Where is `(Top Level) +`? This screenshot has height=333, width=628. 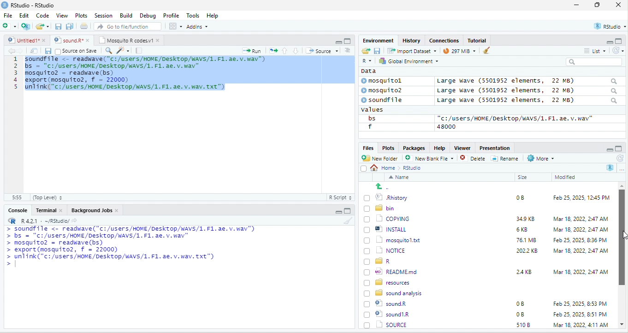
(Top Level) + is located at coordinates (47, 197).